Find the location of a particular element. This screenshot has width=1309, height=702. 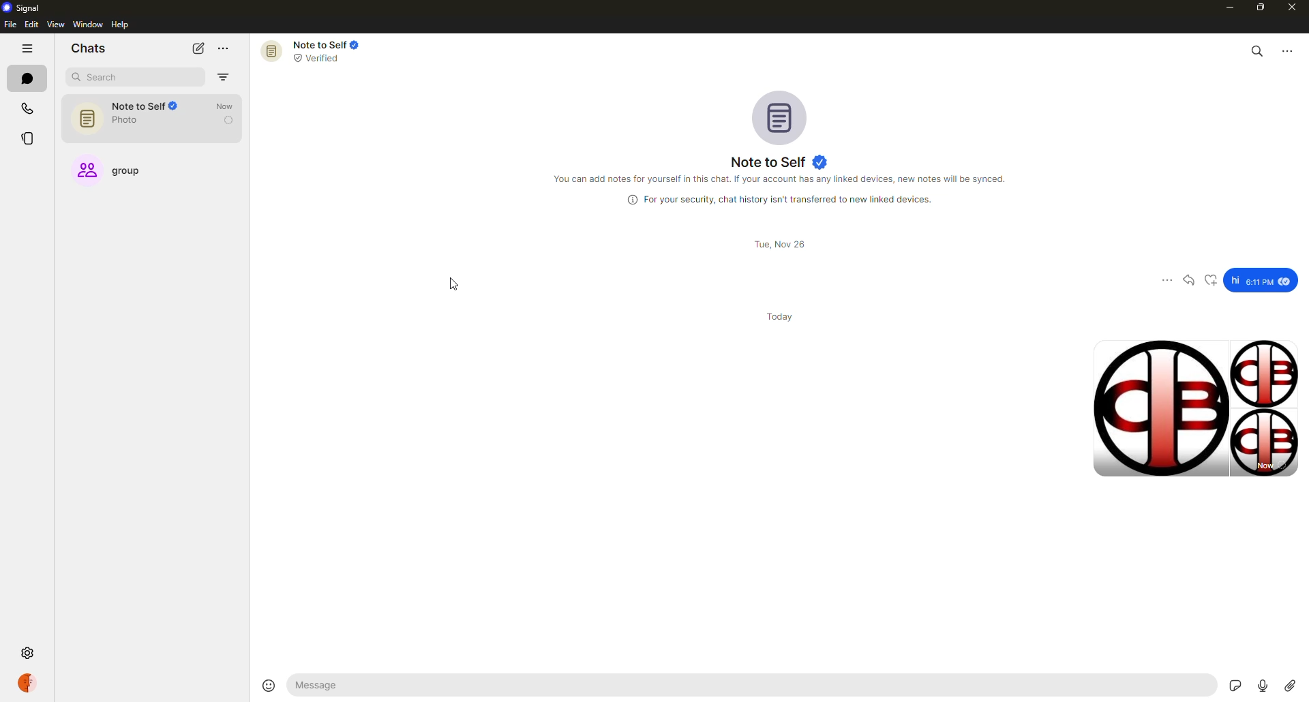

note to self is located at coordinates (779, 162).